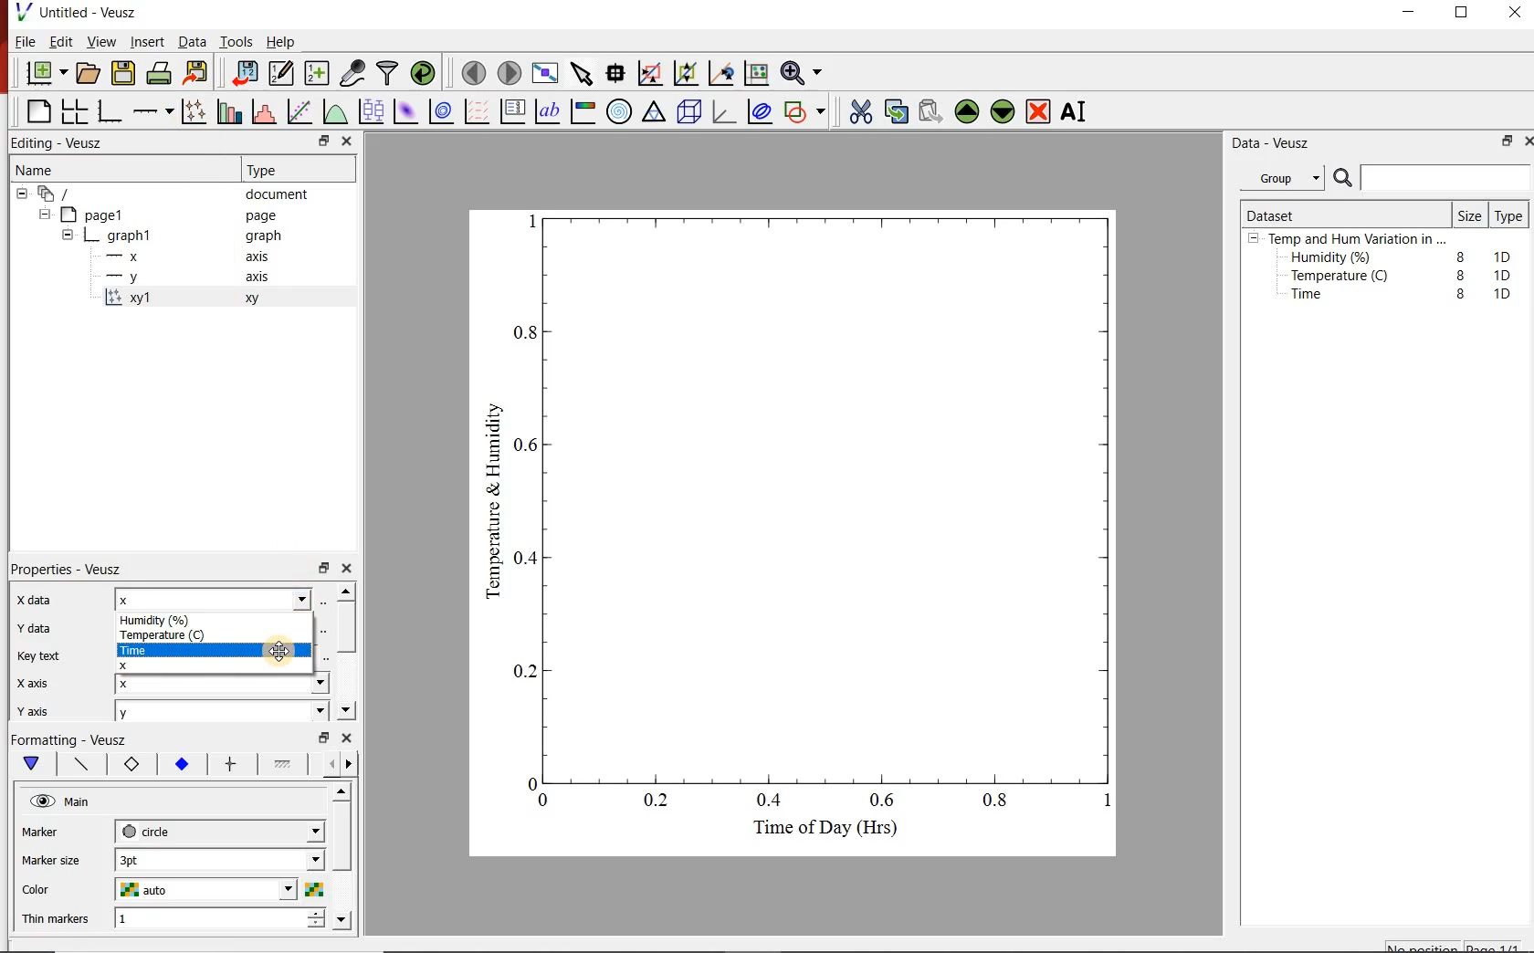  I want to click on 0.2, so click(522, 671).